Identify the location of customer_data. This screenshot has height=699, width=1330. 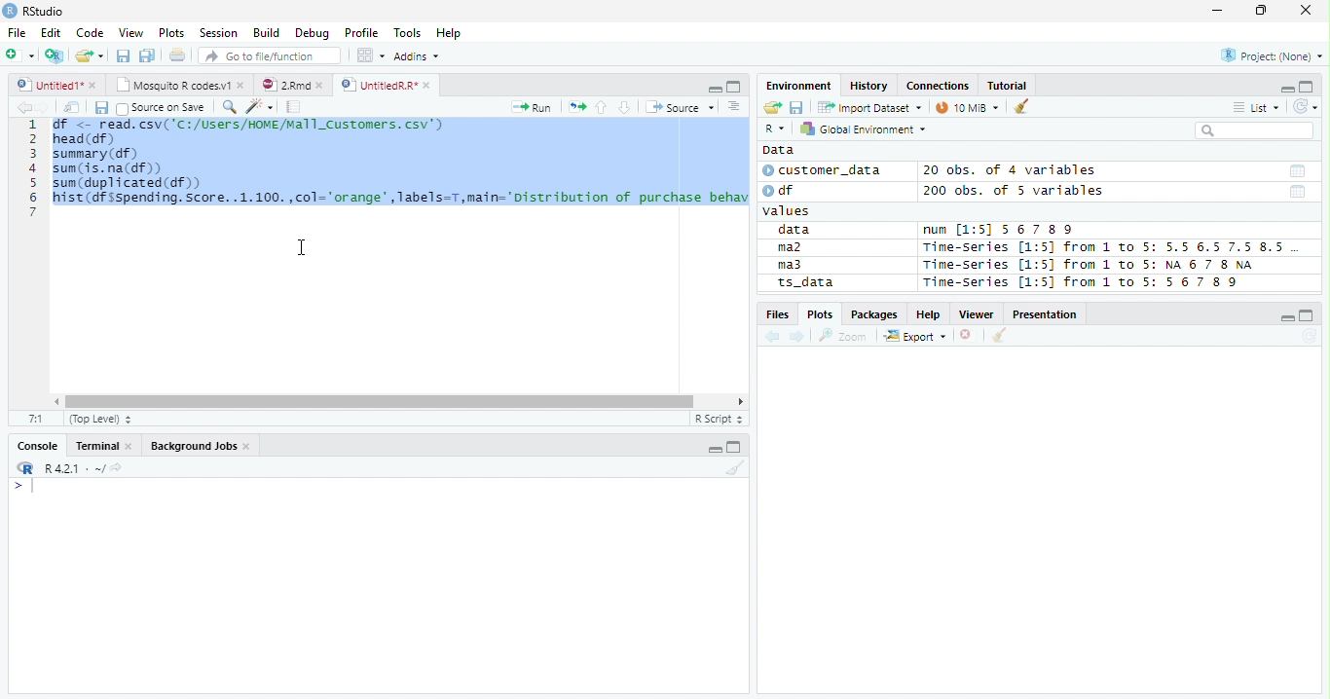
(826, 170).